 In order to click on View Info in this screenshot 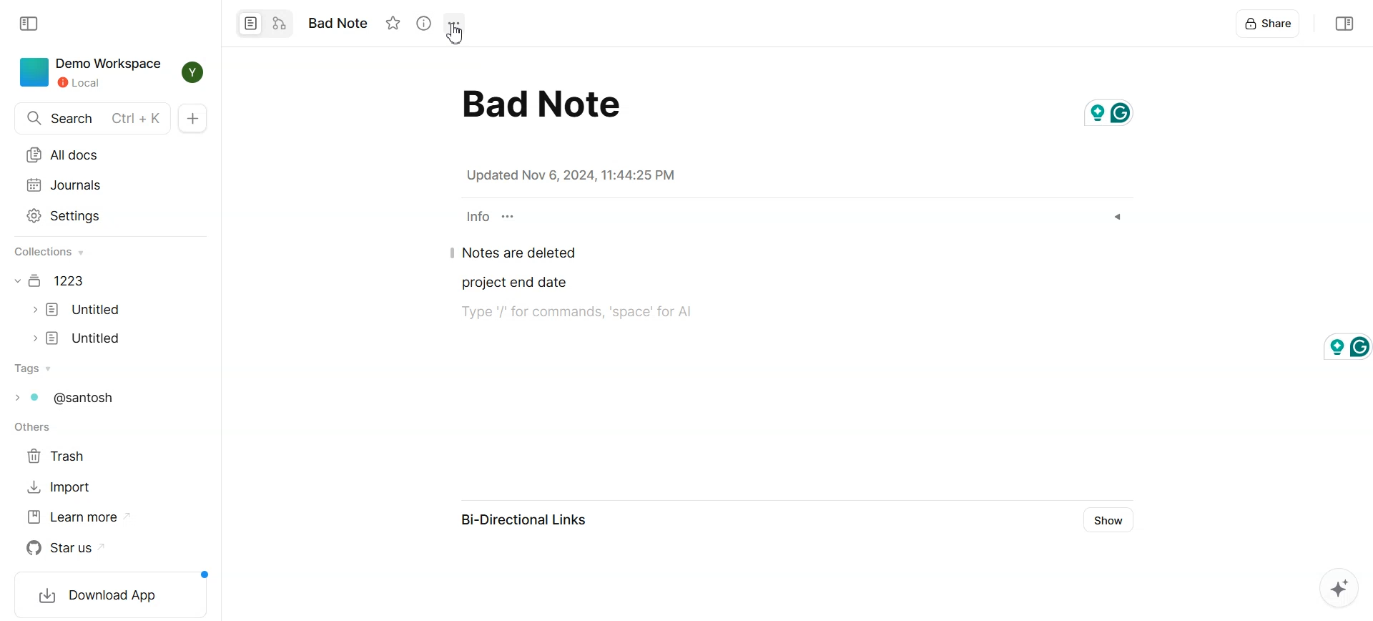, I will do `click(423, 23)`.